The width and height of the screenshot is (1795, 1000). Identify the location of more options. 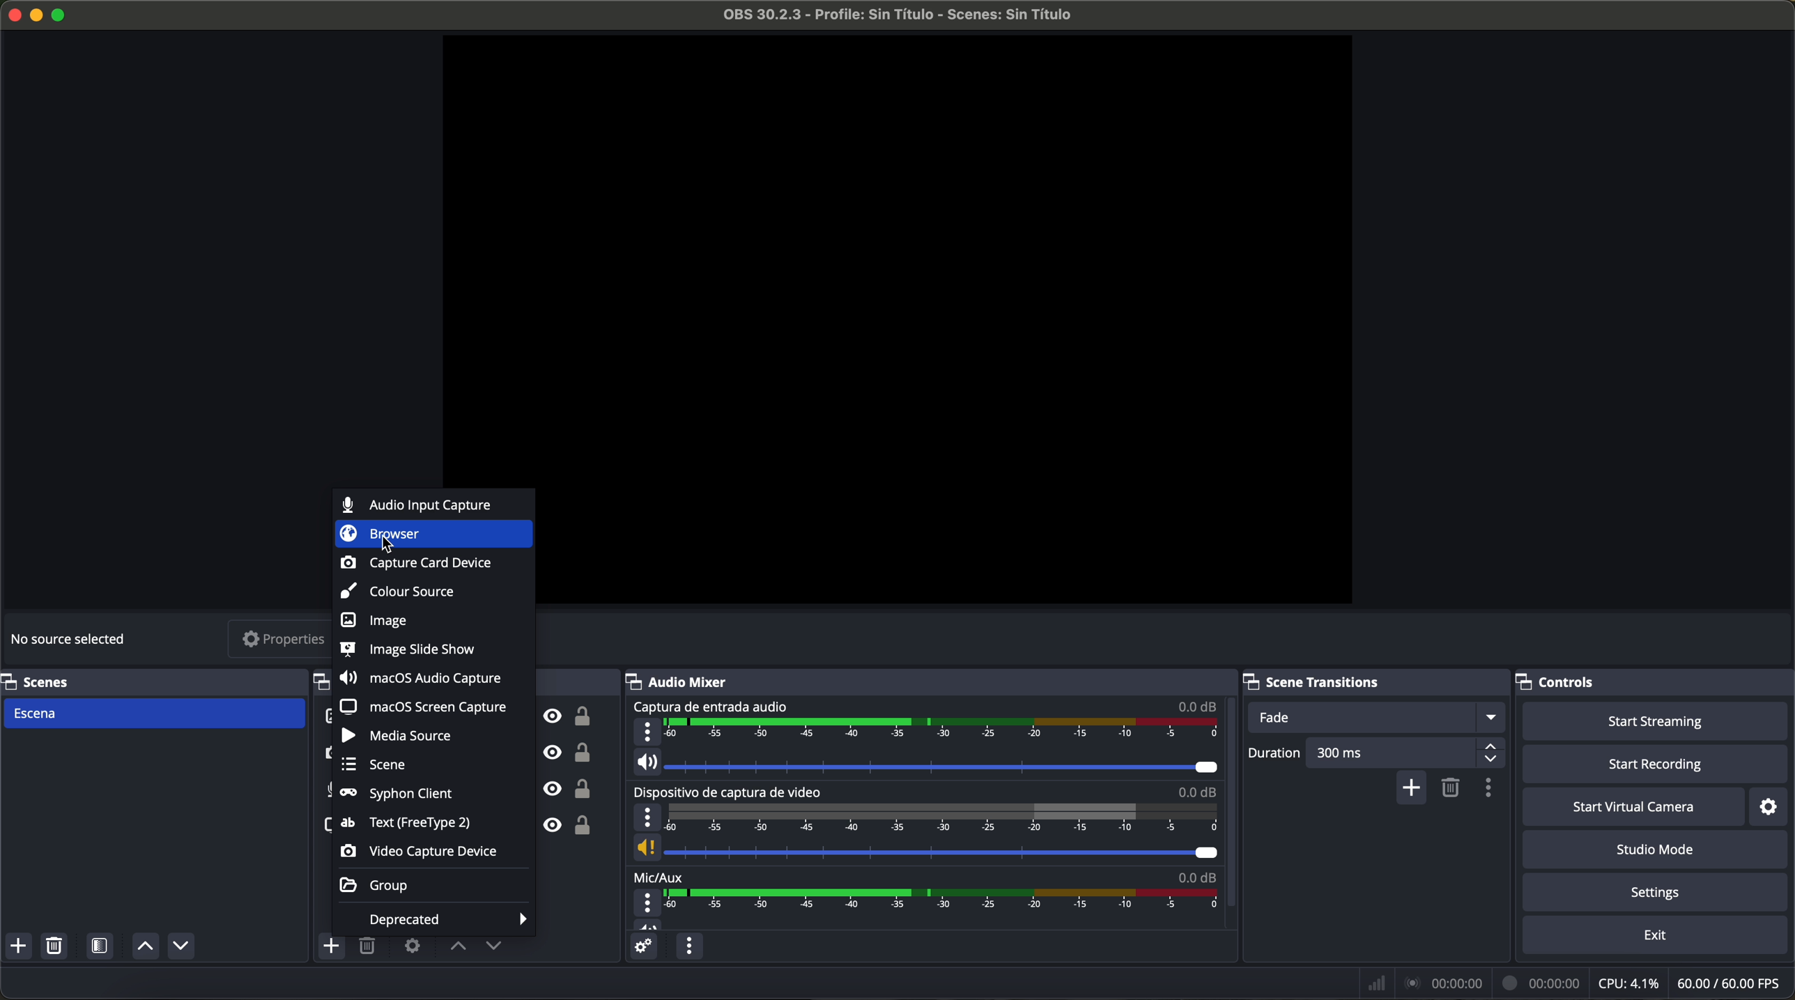
(645, 817).